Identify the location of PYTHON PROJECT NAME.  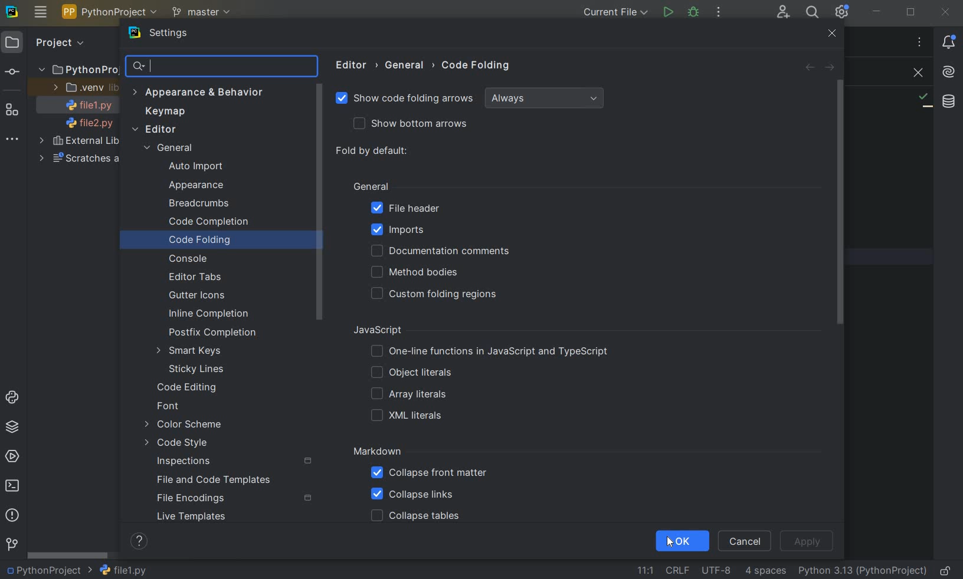
(112, 13).